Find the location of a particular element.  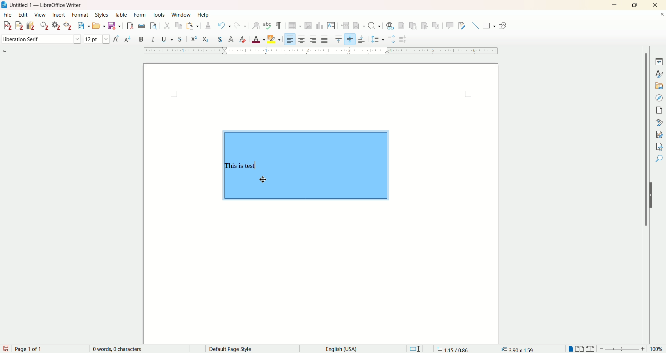

insert cross-references is located at coordinates (436, 26).